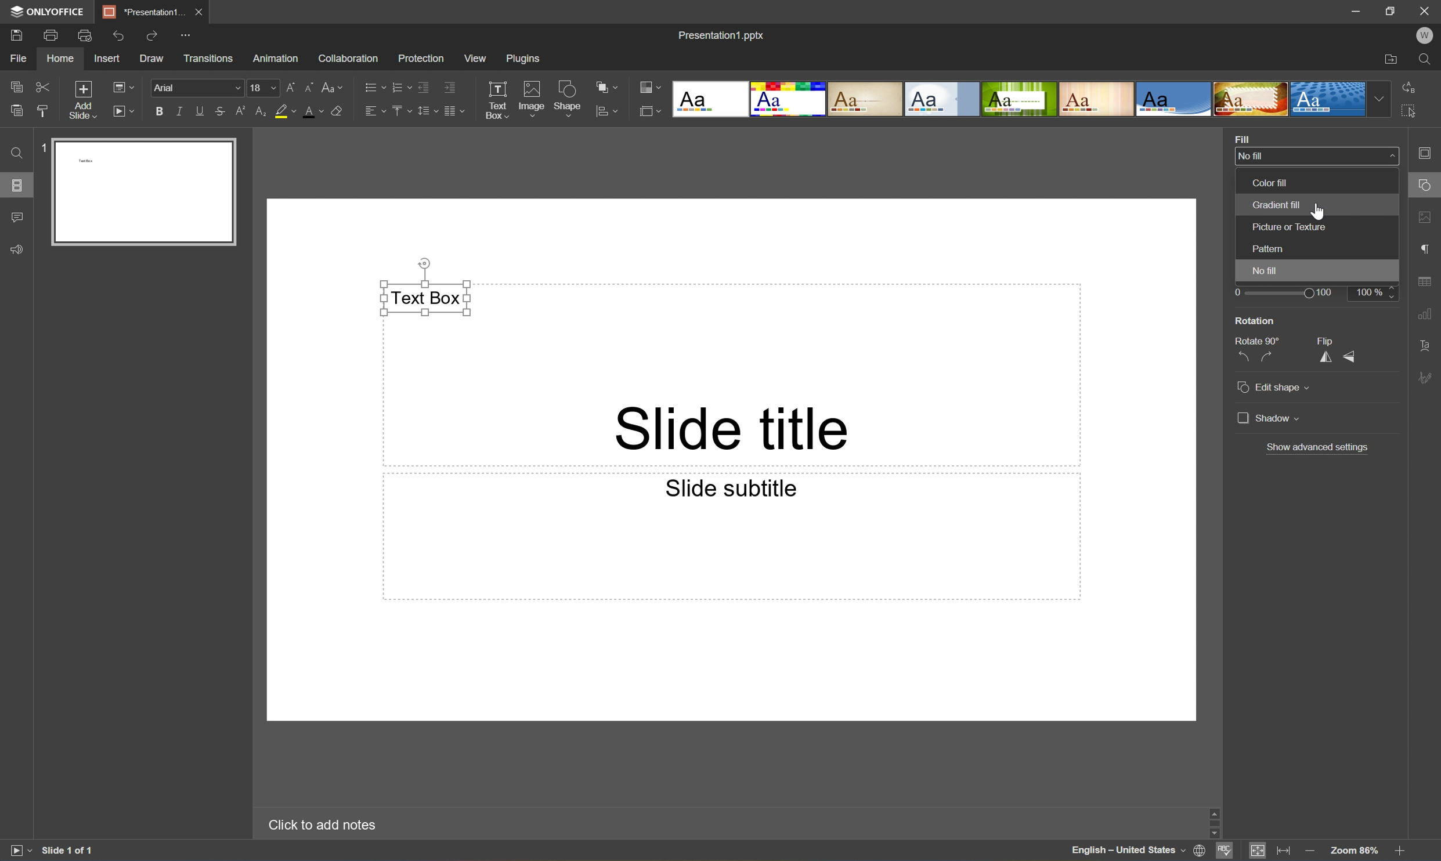  Describe the element at coordinates (1199, 851) in the screenshot. I see `Set document language` at that location.